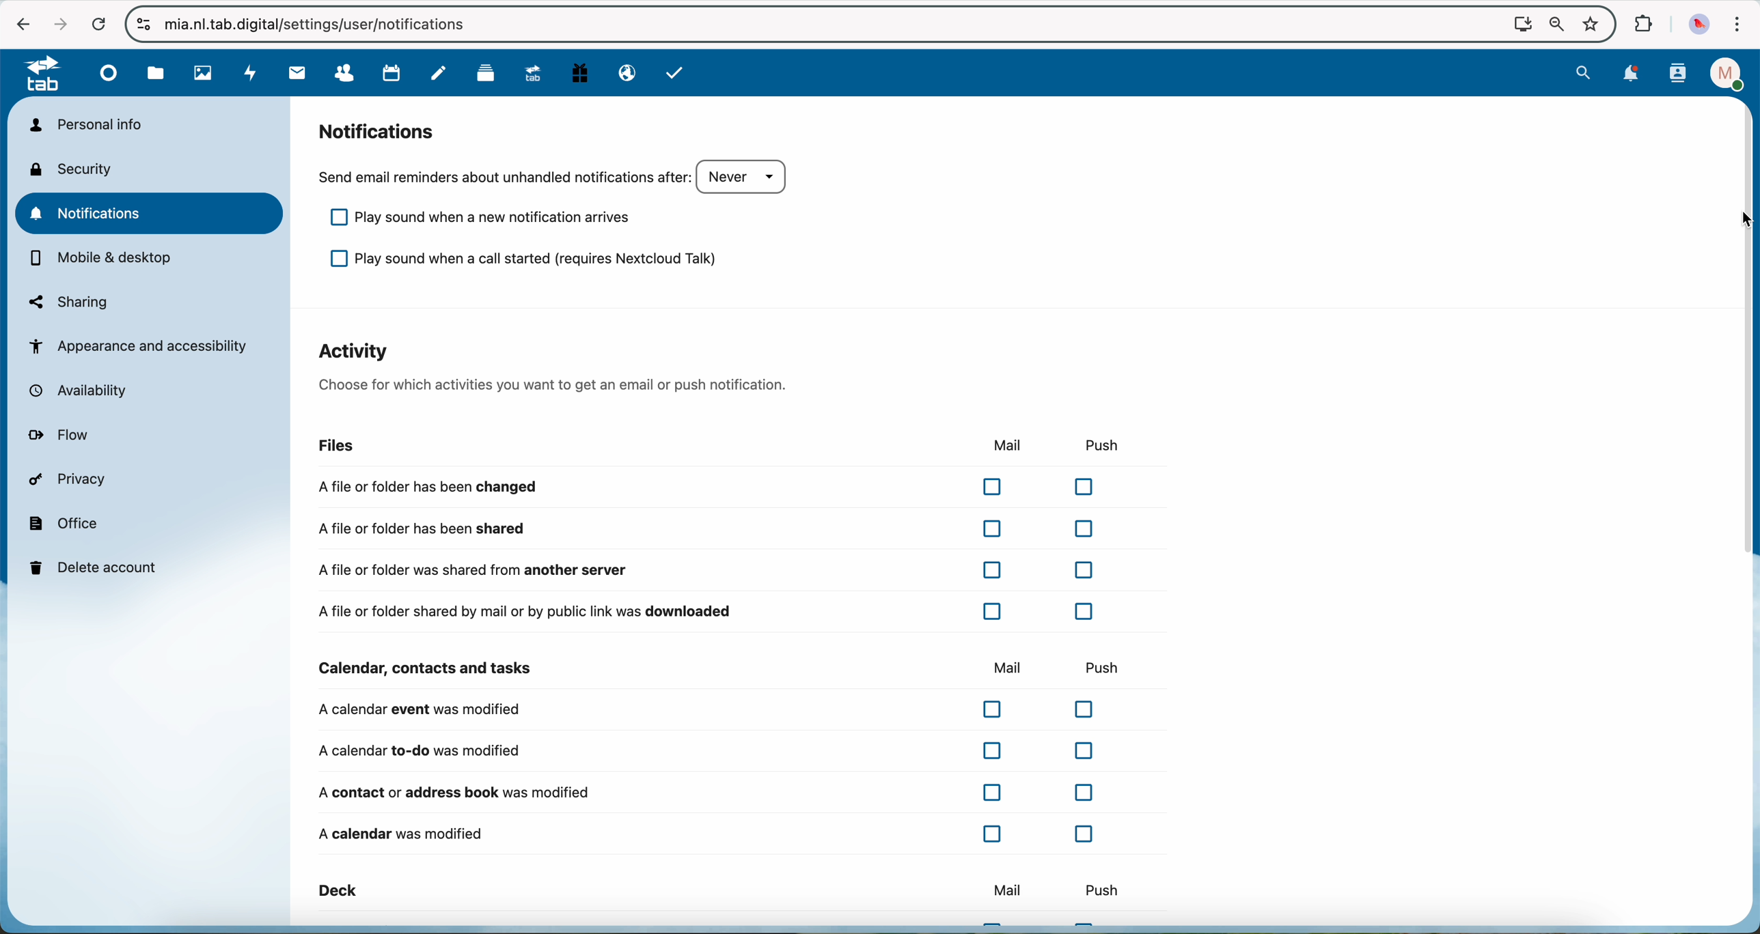 The width and height of the screenshot is (1760, 934). What do you see at coordinates (429, 668) in the screenshot?
I see `calendar, contacts and tasks` at bounding box center [429, 668].